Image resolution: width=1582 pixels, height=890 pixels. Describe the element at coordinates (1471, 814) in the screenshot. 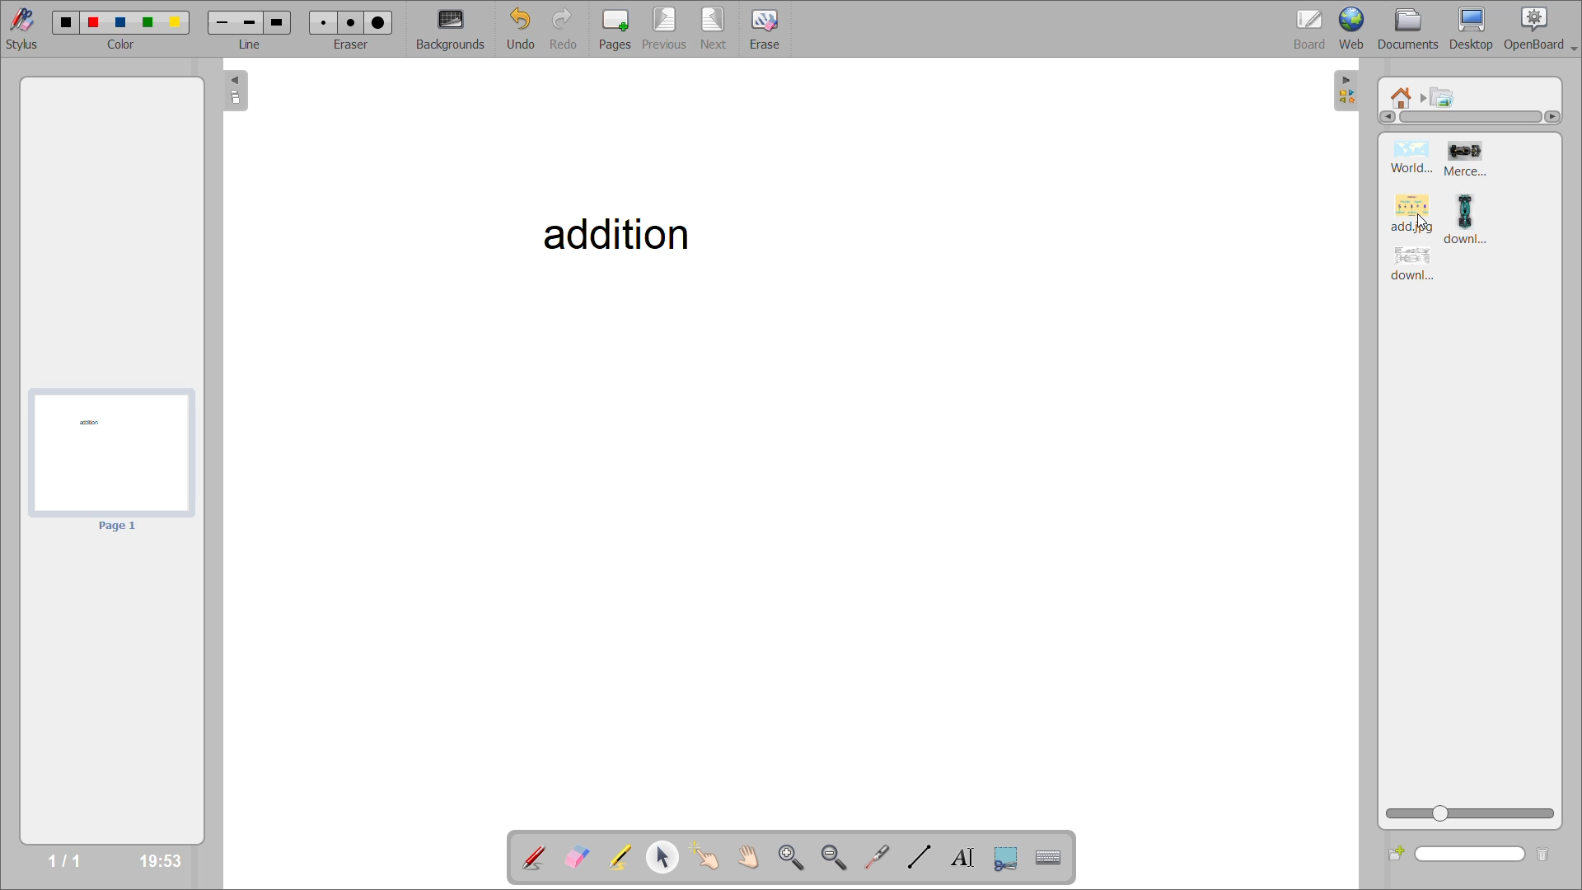

I see `zoom slider` at that location.